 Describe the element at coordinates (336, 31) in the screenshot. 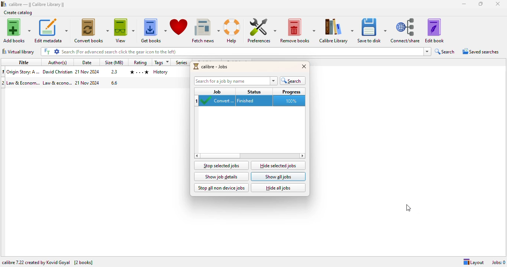

I see `calibre library` at that location.